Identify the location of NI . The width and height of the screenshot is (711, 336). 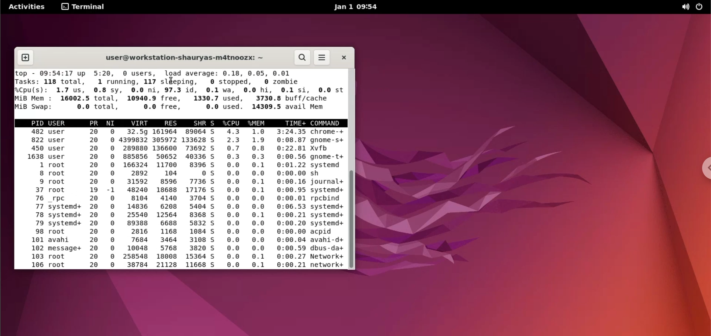
(112, 122).